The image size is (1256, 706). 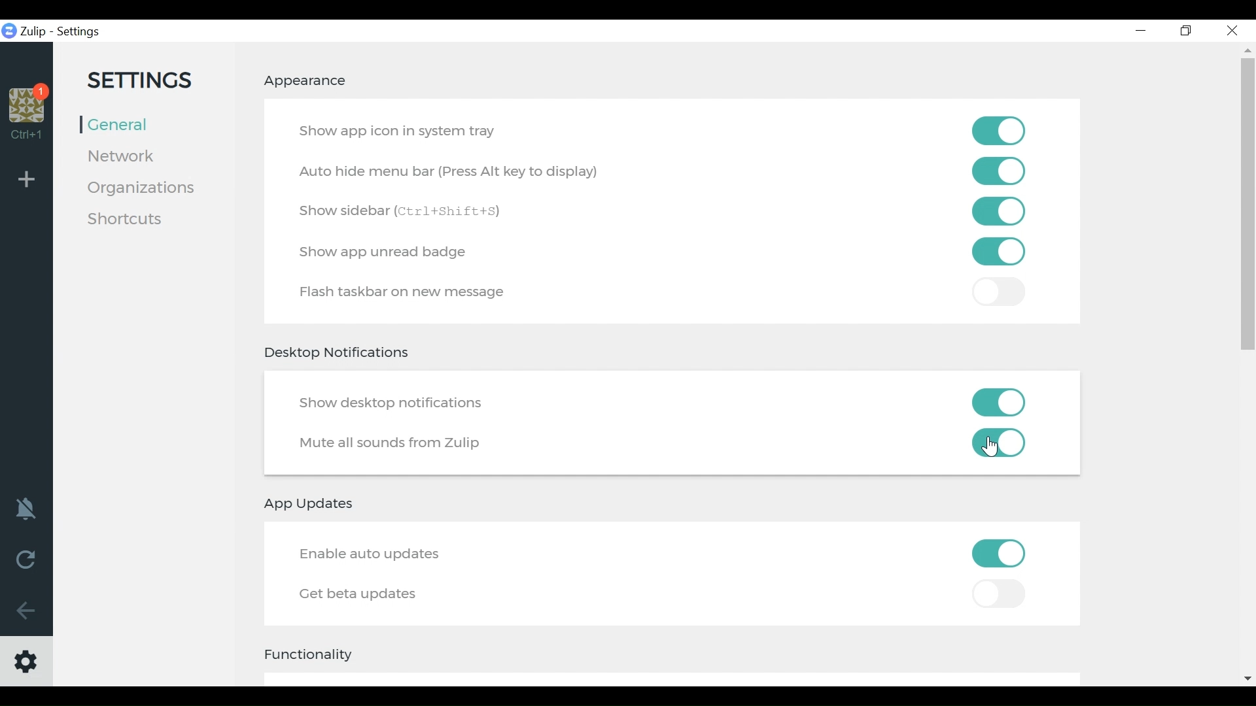 What do you see at coordinates (127, 156) in the screenshot?
I see `Network` at bounding box center [127, 156].